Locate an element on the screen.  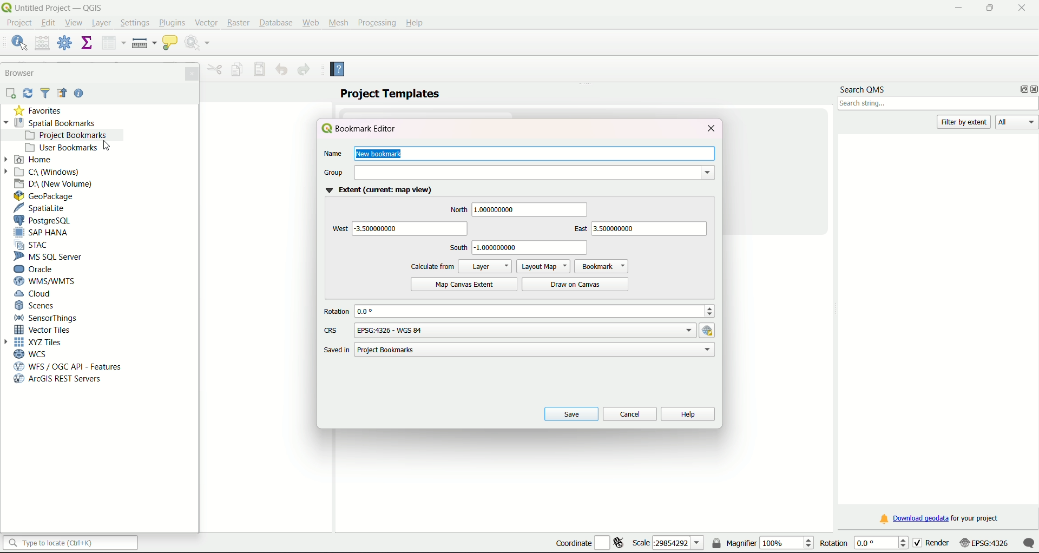
WCS is located at coordinates (35, 354).